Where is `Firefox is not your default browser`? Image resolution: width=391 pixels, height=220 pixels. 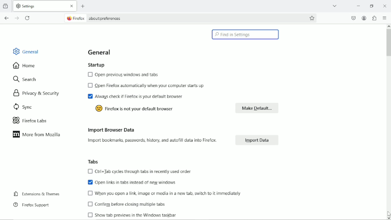 Firefox is not your default browser is located at coordinates (135, 109).